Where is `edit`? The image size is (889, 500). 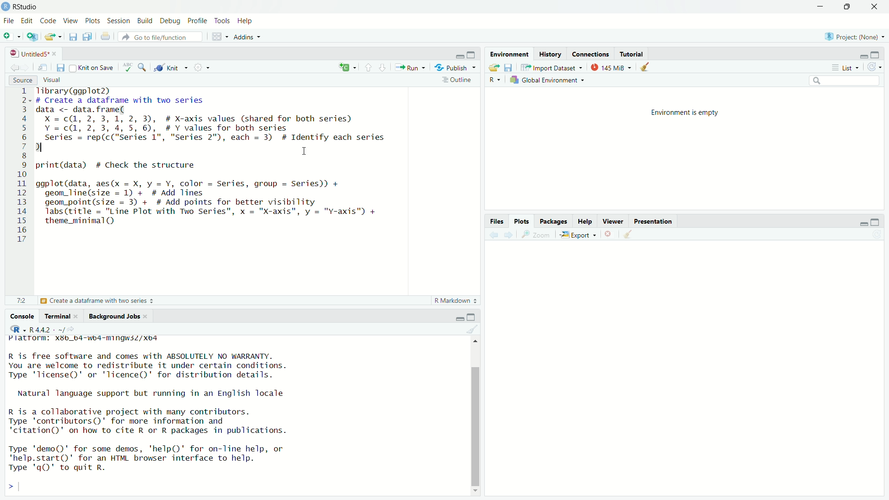
edit is located at coordinates (27, 22).